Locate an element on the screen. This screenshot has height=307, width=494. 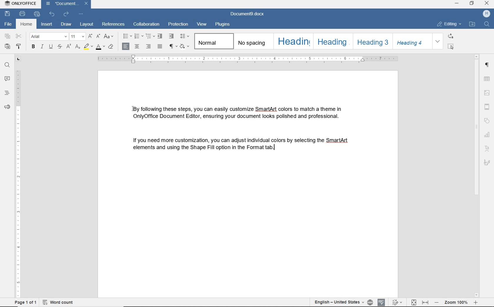
multilevel list is located at coordinates (149, 37).